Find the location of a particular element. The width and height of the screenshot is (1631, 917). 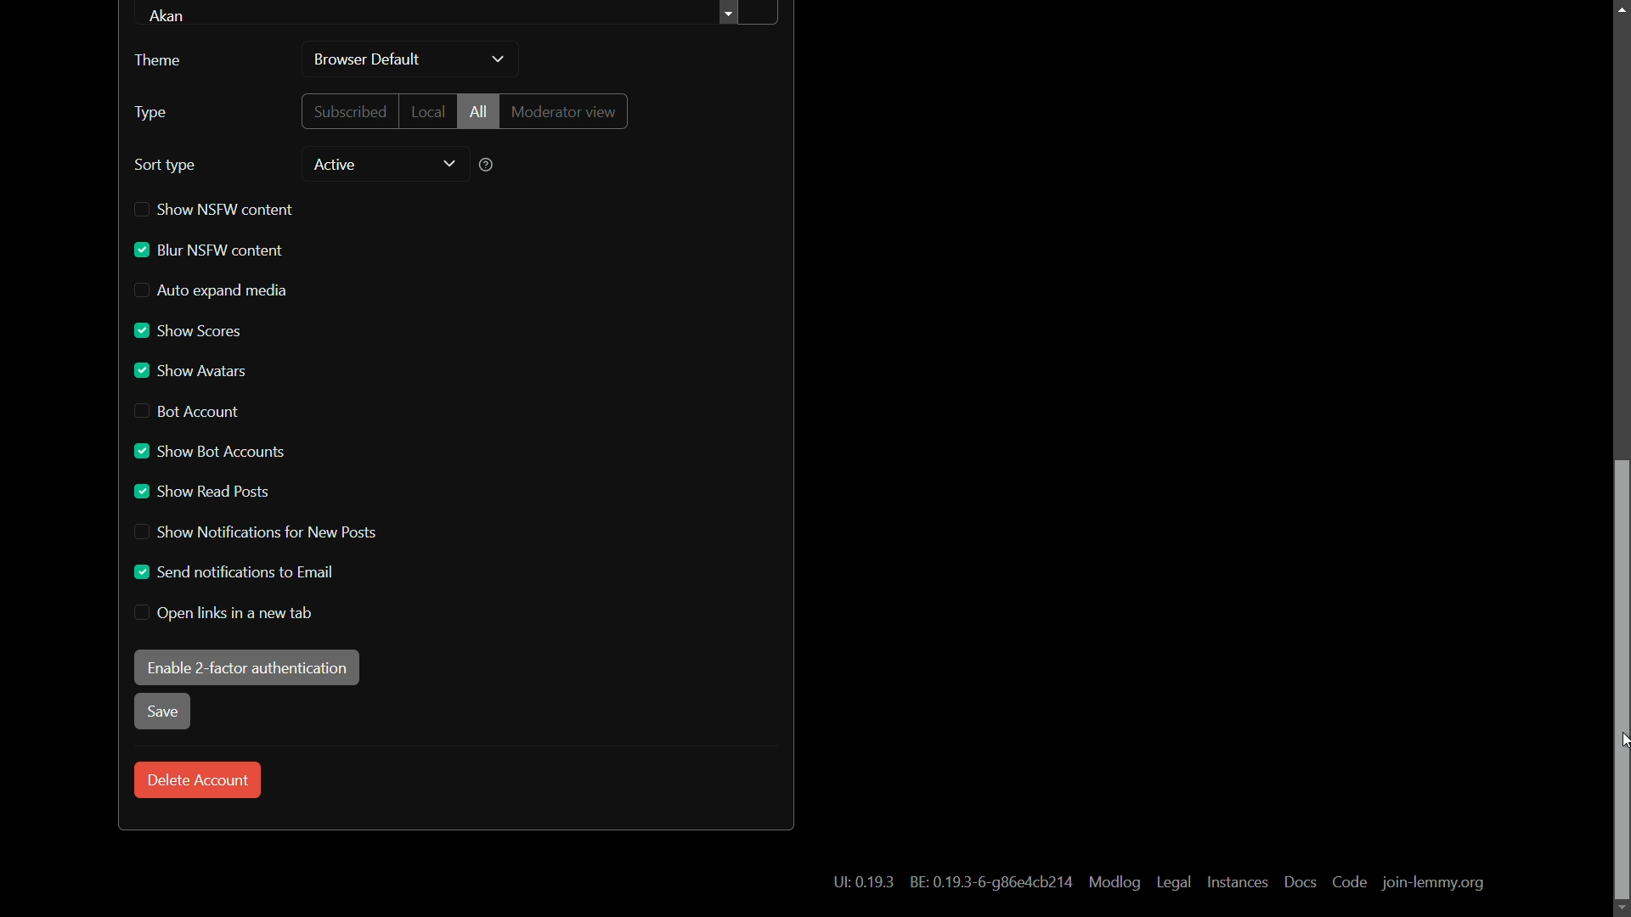

open links in a new tab is located at coordinates (226, 613).